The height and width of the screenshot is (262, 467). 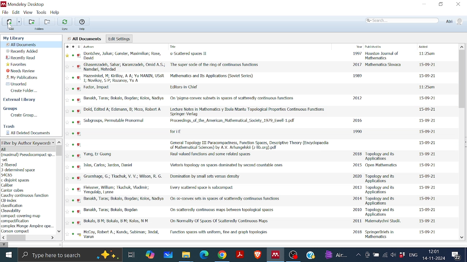 I want to click on View, so click(x=28, y=12).